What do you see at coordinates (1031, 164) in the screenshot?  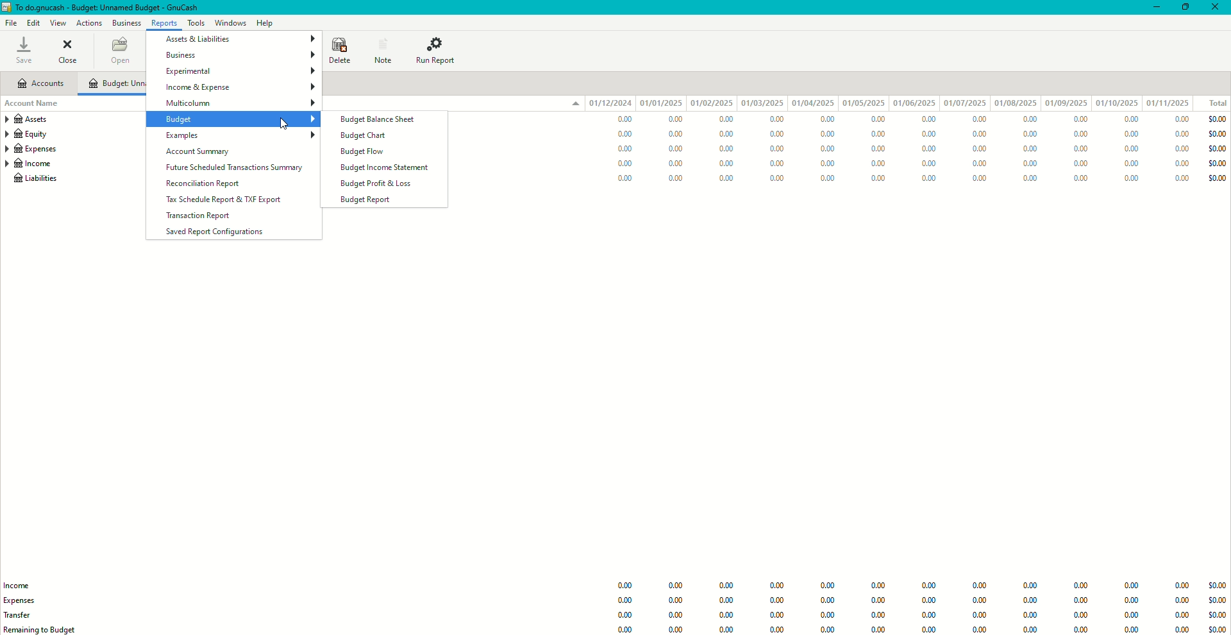 I see `0.00` at bounding box center [1031, 164].